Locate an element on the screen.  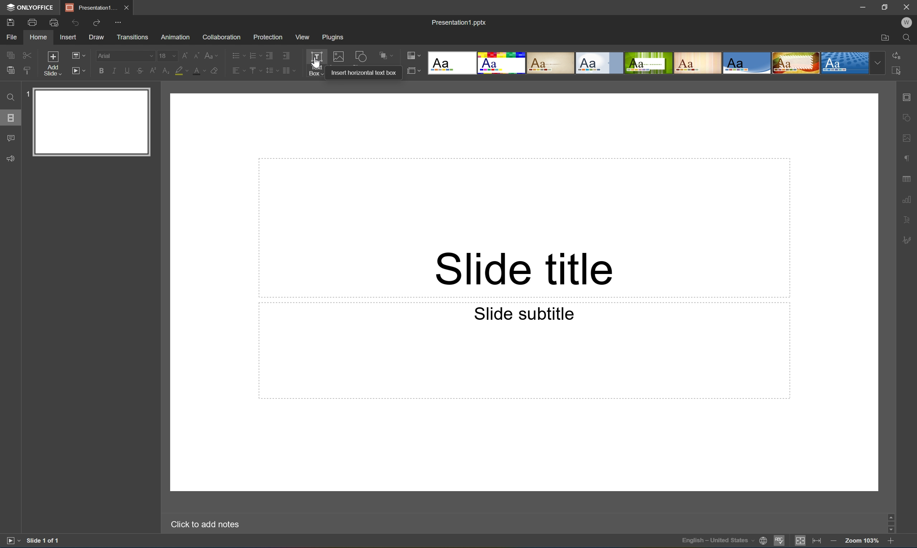
Add slide is located at coordinates (51, 64).